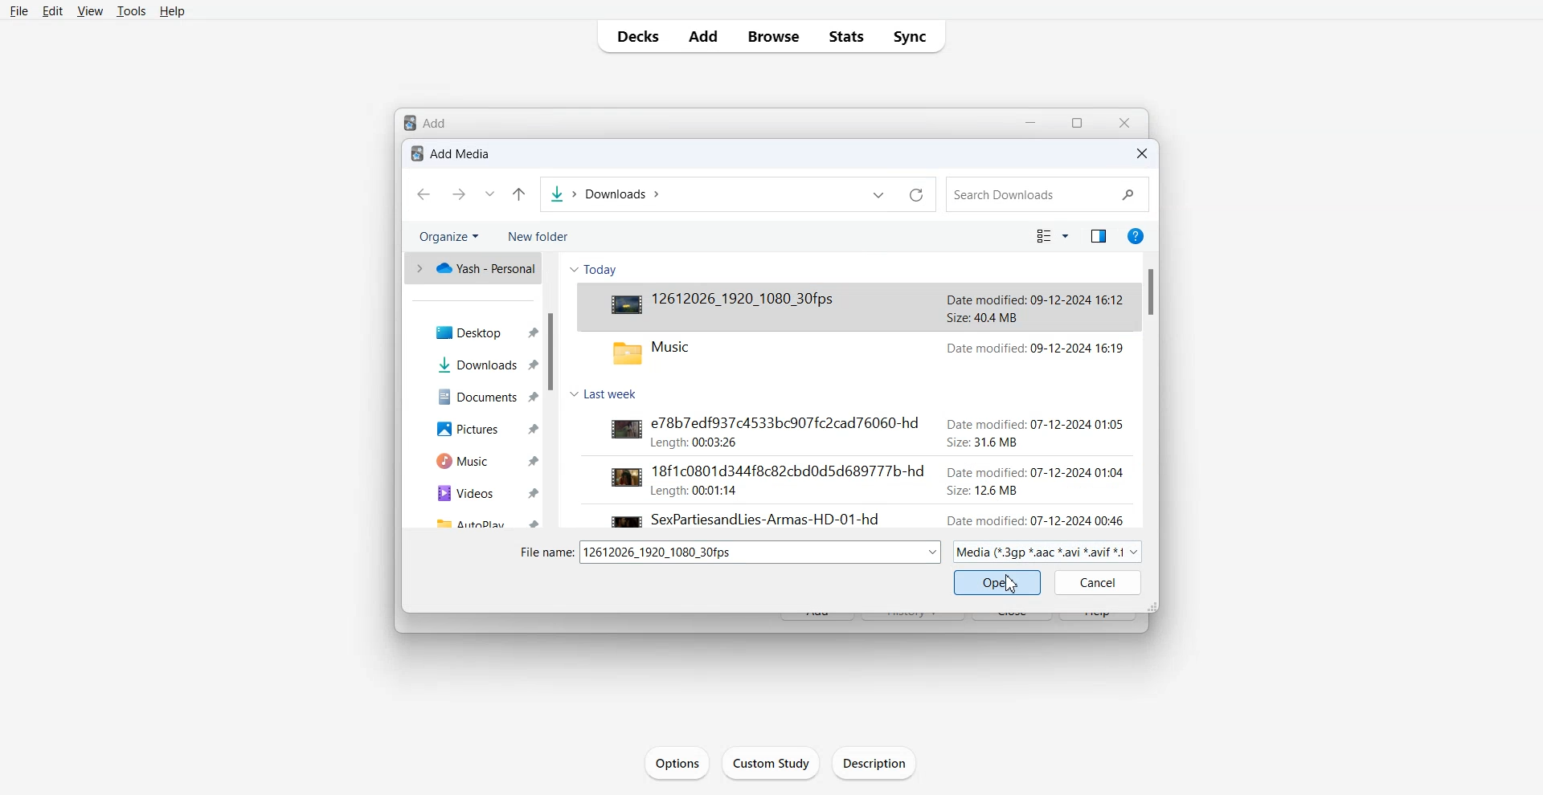 This screenshot has width=1543, height=795. Describe the element at coordinates (481, 365) in the screenshot. I see `Downloads` at that location.